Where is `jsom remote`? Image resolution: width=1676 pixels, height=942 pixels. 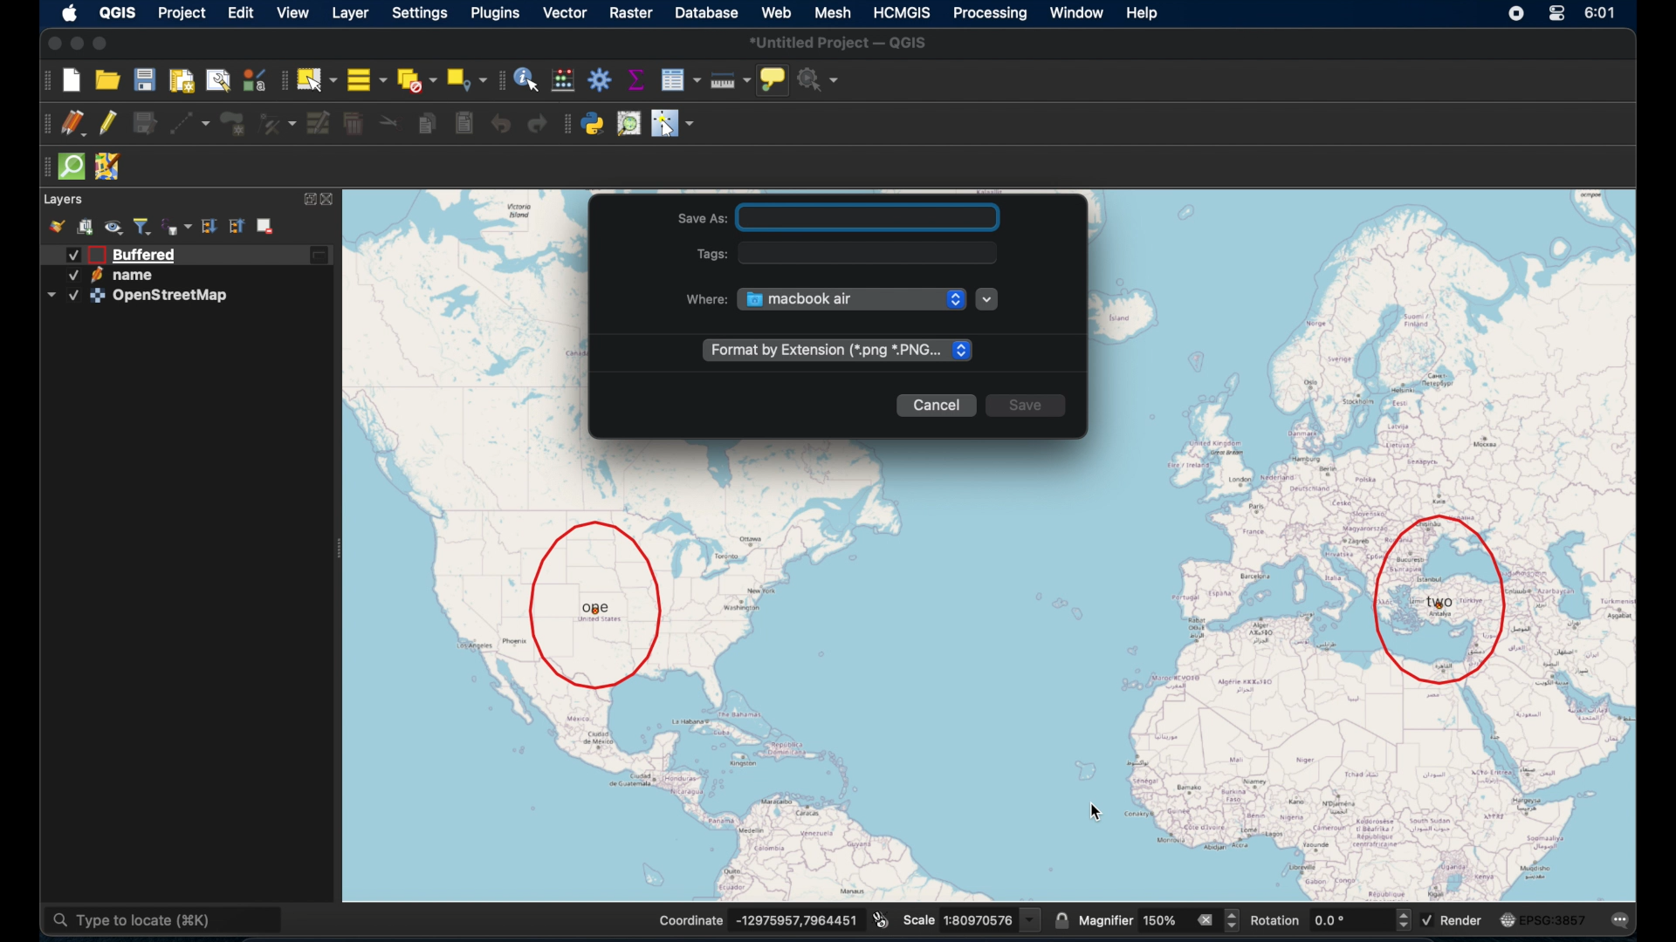 jsom remote is located at coordinates (107, 167).